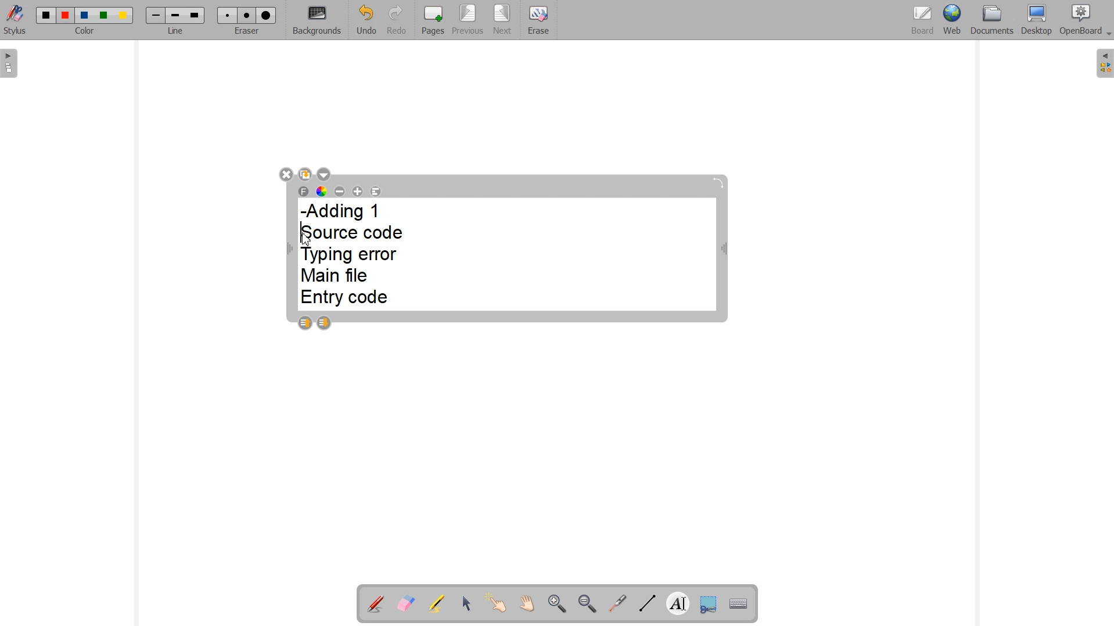  I want to click on Highlight, so click(437, 603).